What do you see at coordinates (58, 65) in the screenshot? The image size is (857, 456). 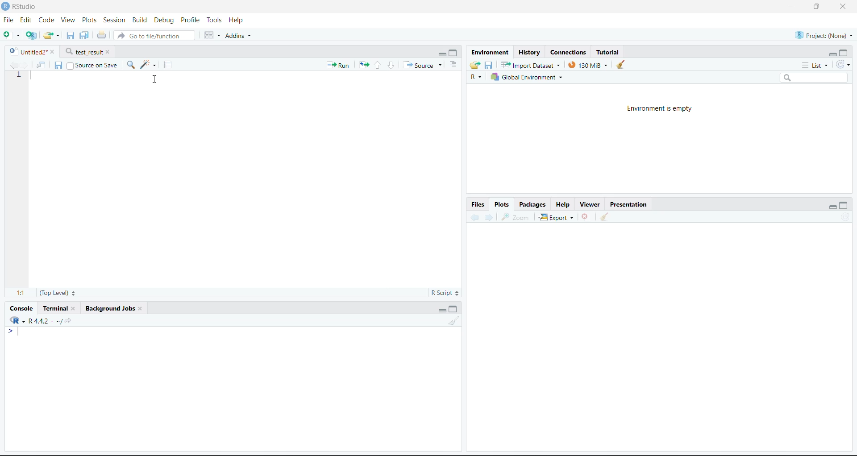 I see `Save current document (Ctrl + S)` at bounding box center [58, 65].